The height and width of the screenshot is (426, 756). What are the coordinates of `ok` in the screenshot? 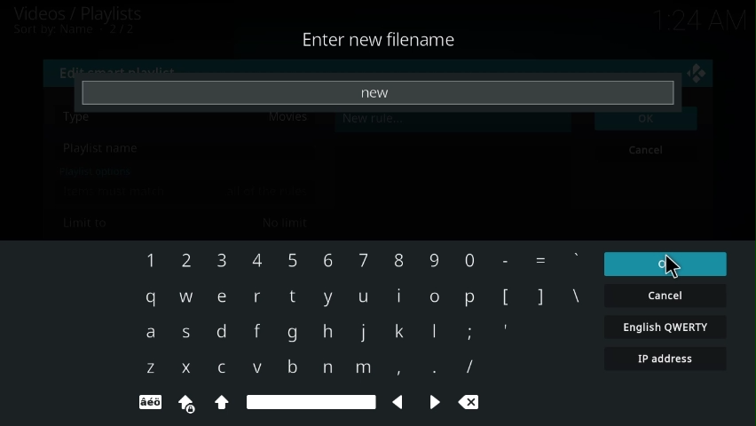 It's located at (649, 118).